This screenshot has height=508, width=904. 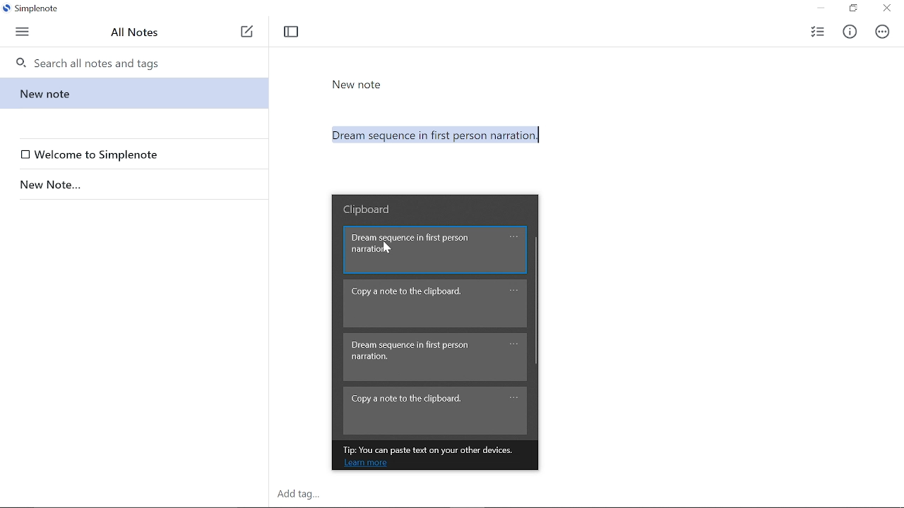 I want to click on Welcome to Simplenote, so click(x=137, y=155).